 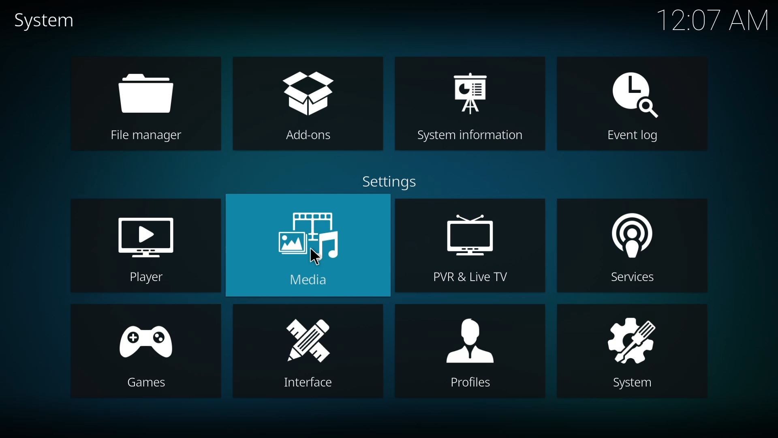 What do you see at coordinates (308, 352) in the screenshot?
I see `interface` at bounding box center [308, 352].